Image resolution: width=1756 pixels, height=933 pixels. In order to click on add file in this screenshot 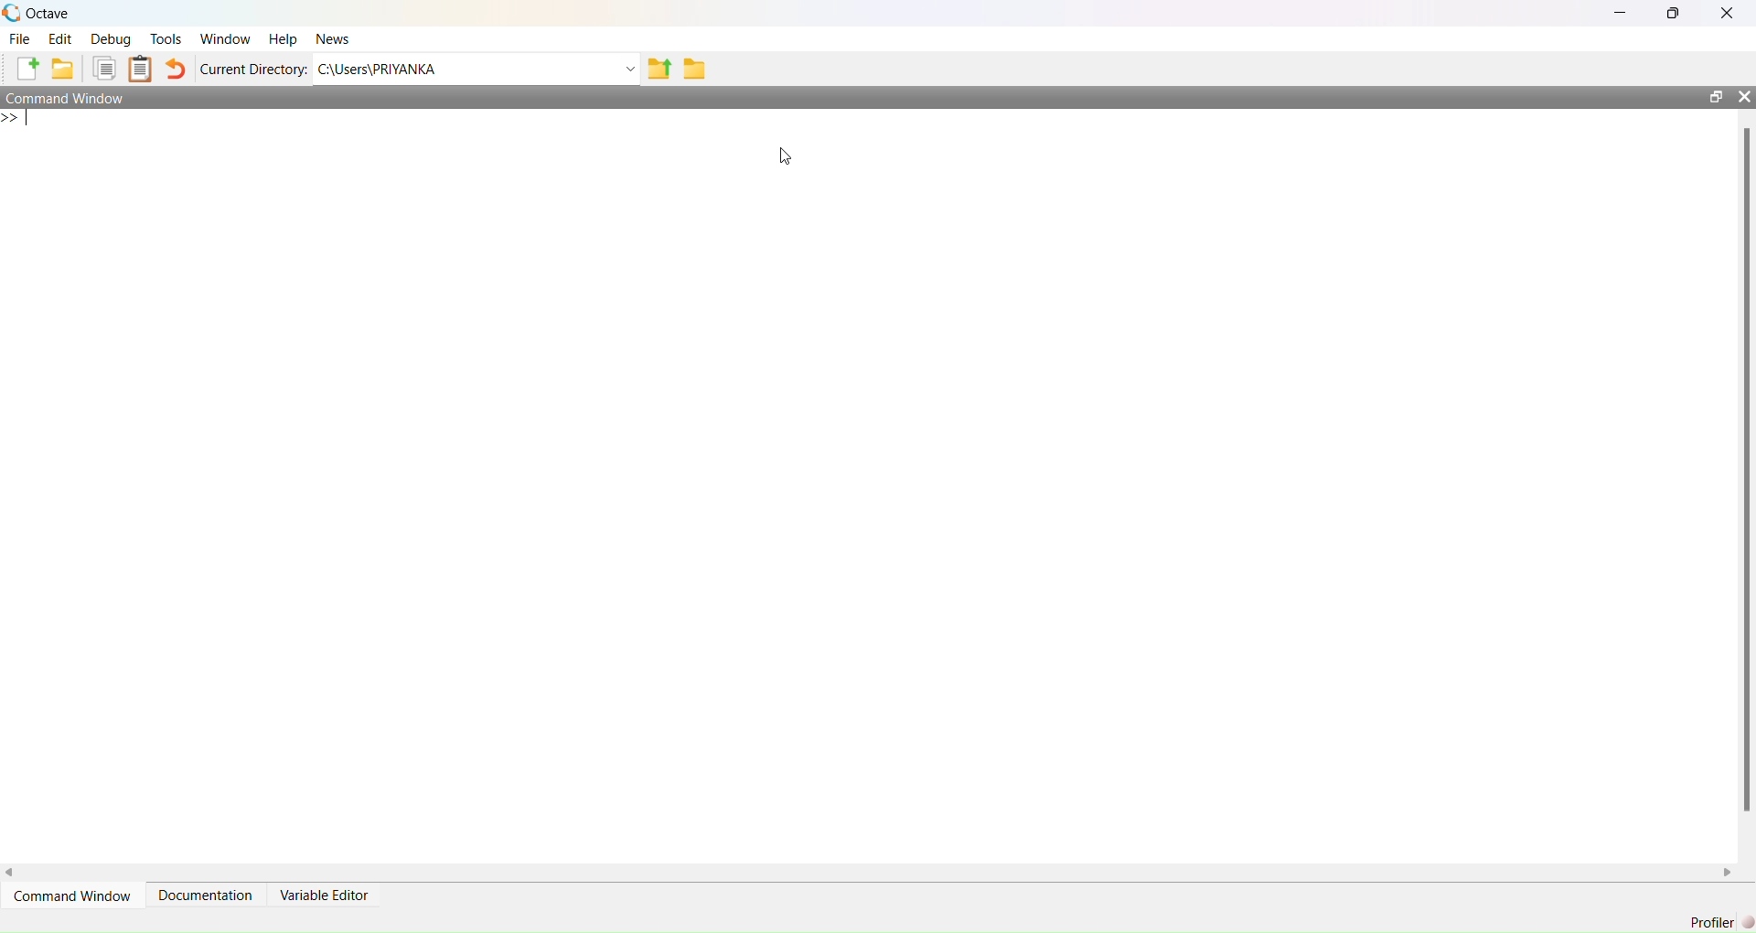, I will do `click(29, 69)`.